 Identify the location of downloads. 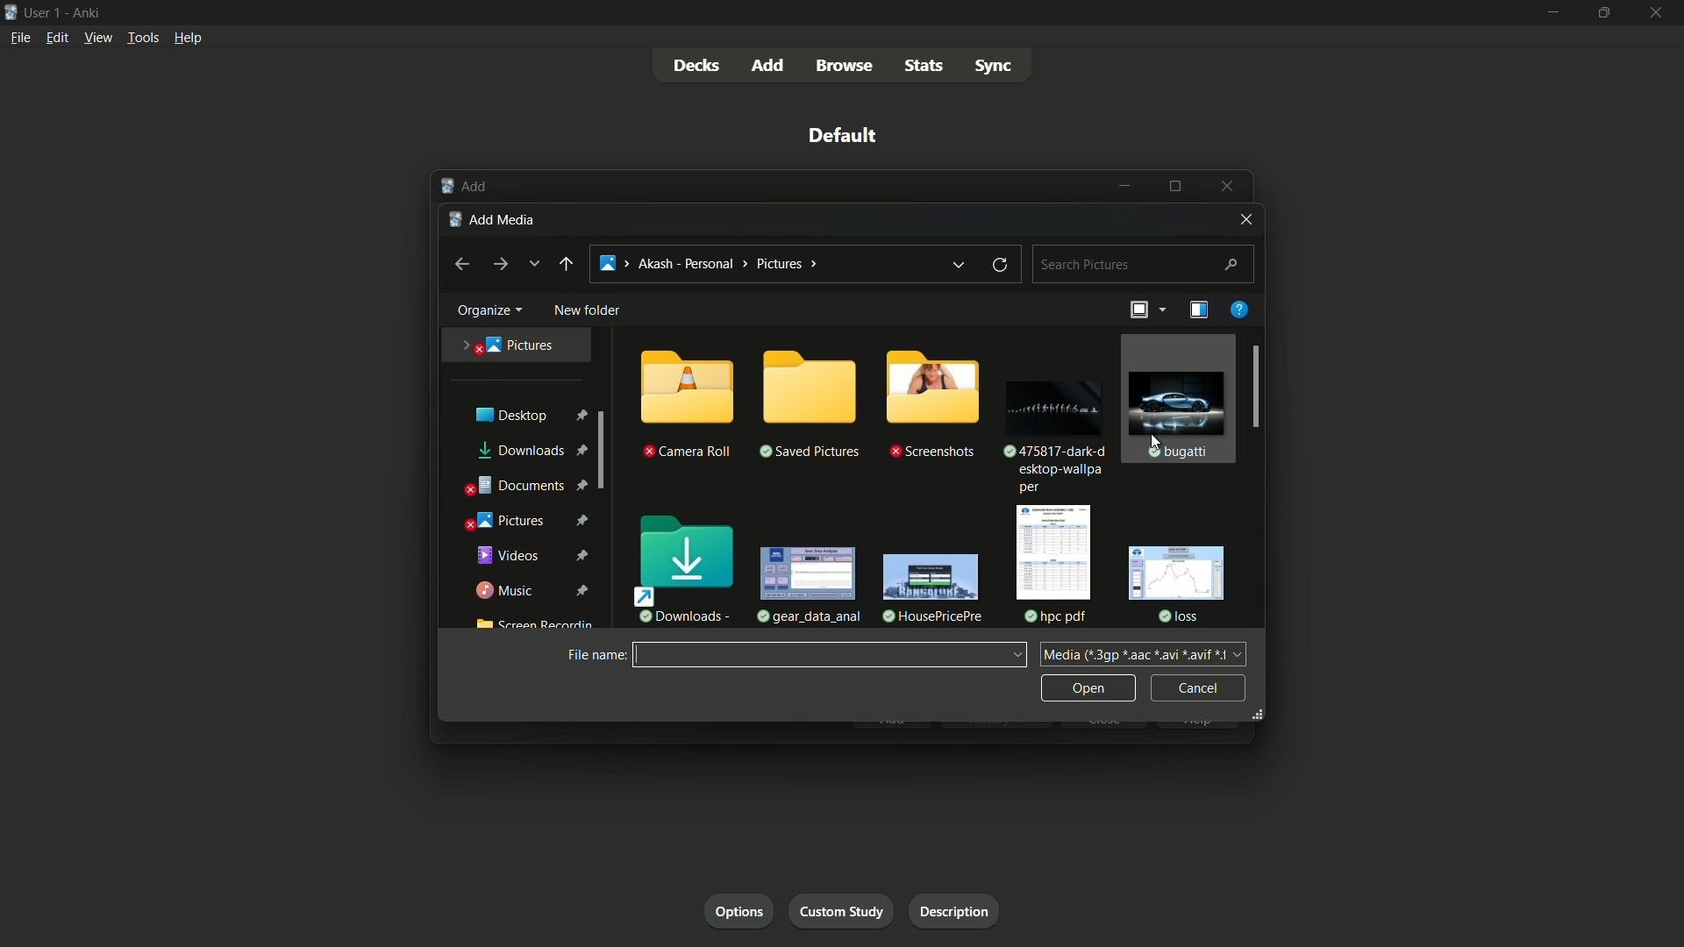
(528, 451).